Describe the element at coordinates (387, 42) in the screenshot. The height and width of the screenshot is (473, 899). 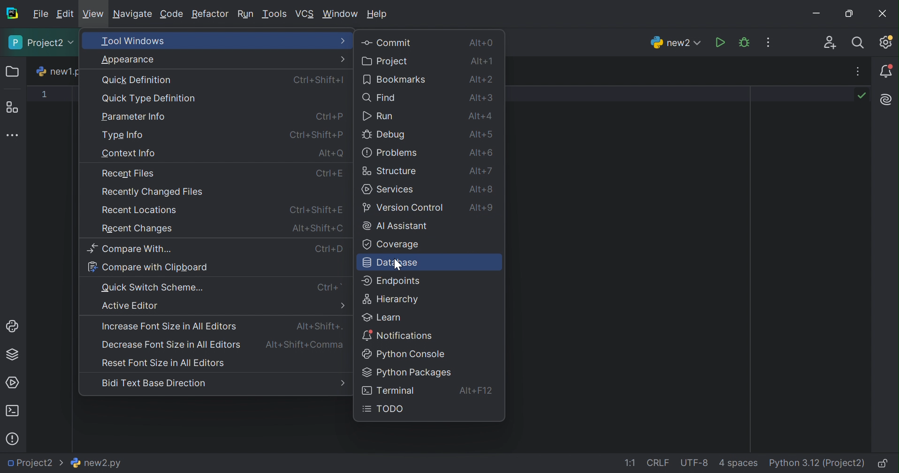
I see `Commit` at that location.